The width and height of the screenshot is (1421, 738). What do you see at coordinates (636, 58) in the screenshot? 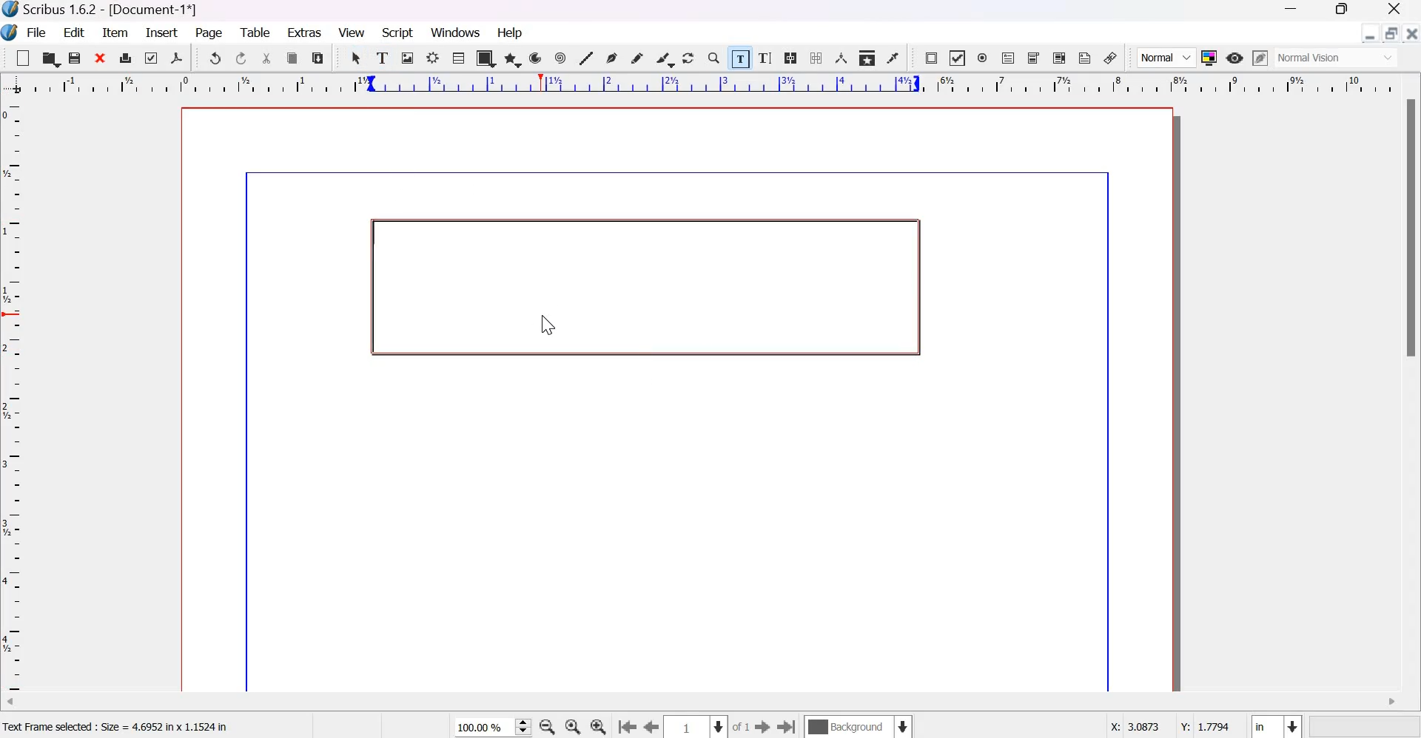
I see `Freehand line` at bounding box center [636, 58].